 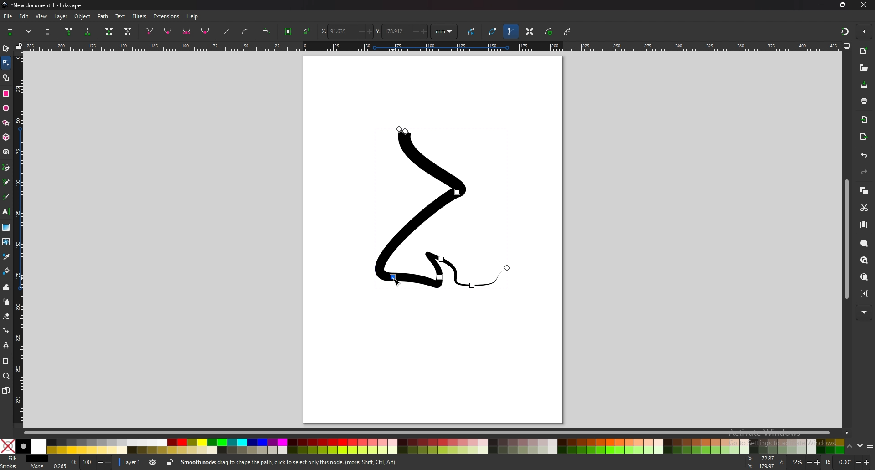 What do you see at coordinates (18, 46) in the screenshot?
I see `lock guide` at bounding box center [18, 46].